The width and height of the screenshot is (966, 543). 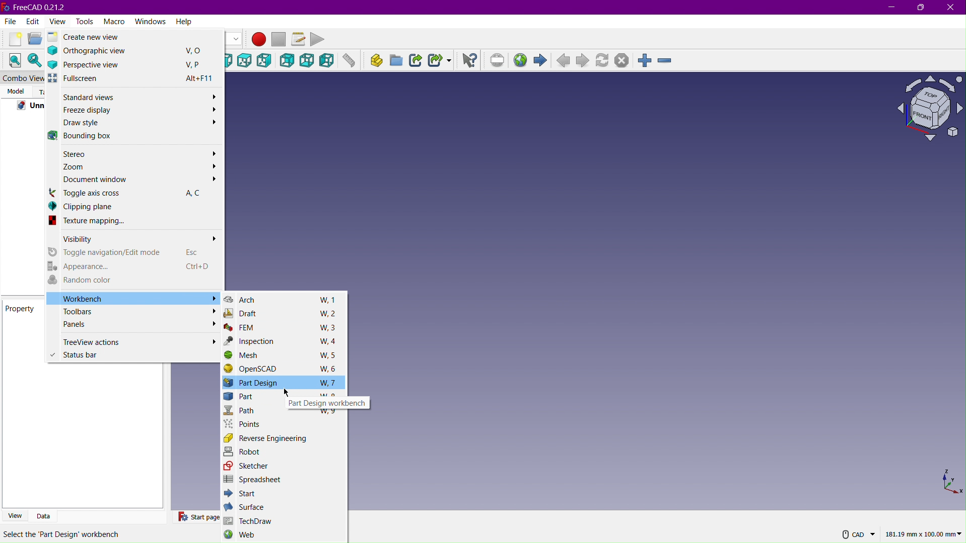 I want to click on Points, so click(x=243, y=425).